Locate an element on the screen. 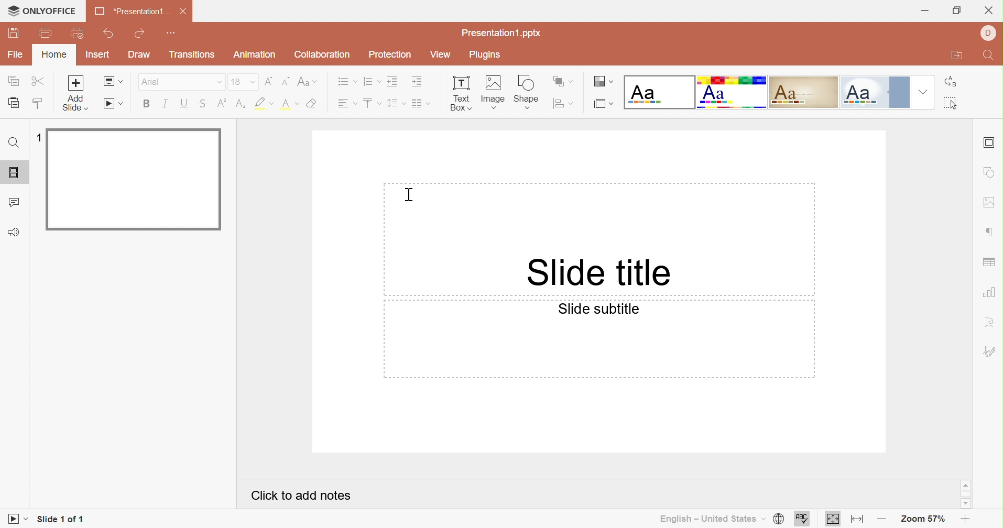 This screenshot has height=528, width=1003. Italic is located at coordinates (165, 103).